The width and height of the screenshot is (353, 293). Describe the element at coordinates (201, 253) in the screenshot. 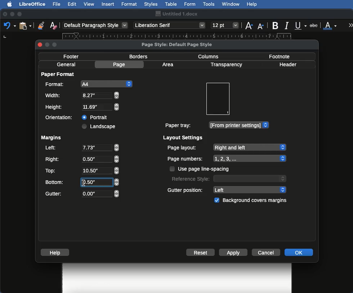

I see `Reset` at that location.